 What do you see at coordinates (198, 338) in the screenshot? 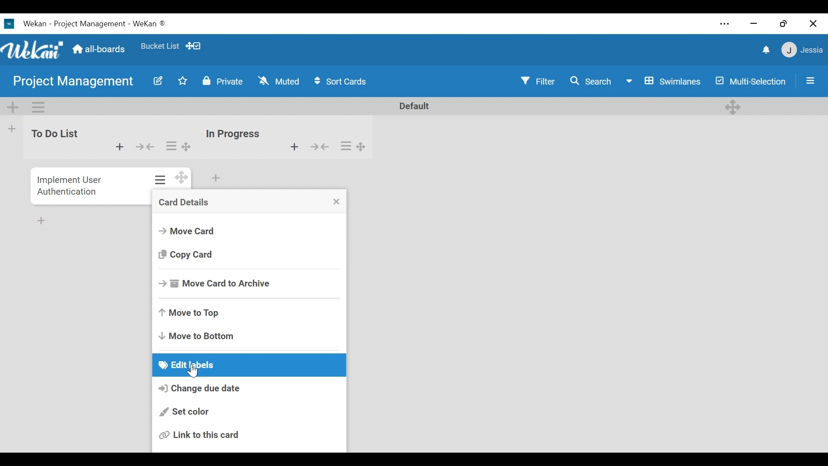
I see `- Move to Bottom` at bounding box center [198, 338].